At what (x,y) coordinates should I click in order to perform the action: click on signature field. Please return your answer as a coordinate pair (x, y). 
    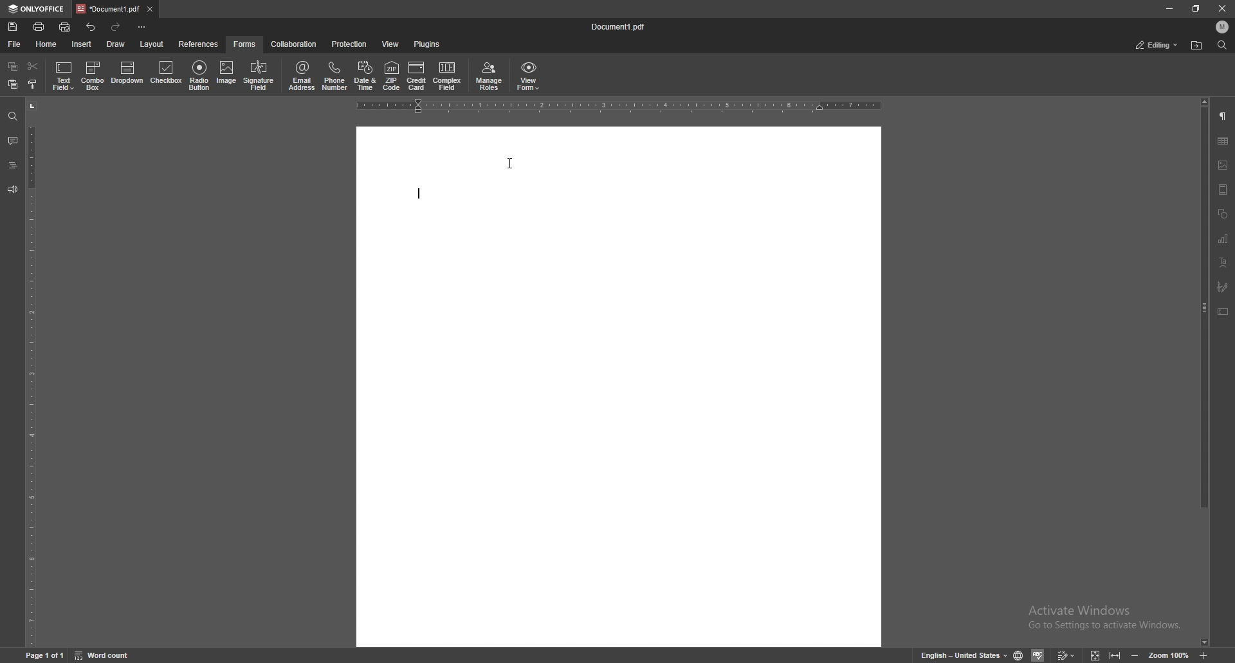
    Looking at the image, I should click on (259, 76).